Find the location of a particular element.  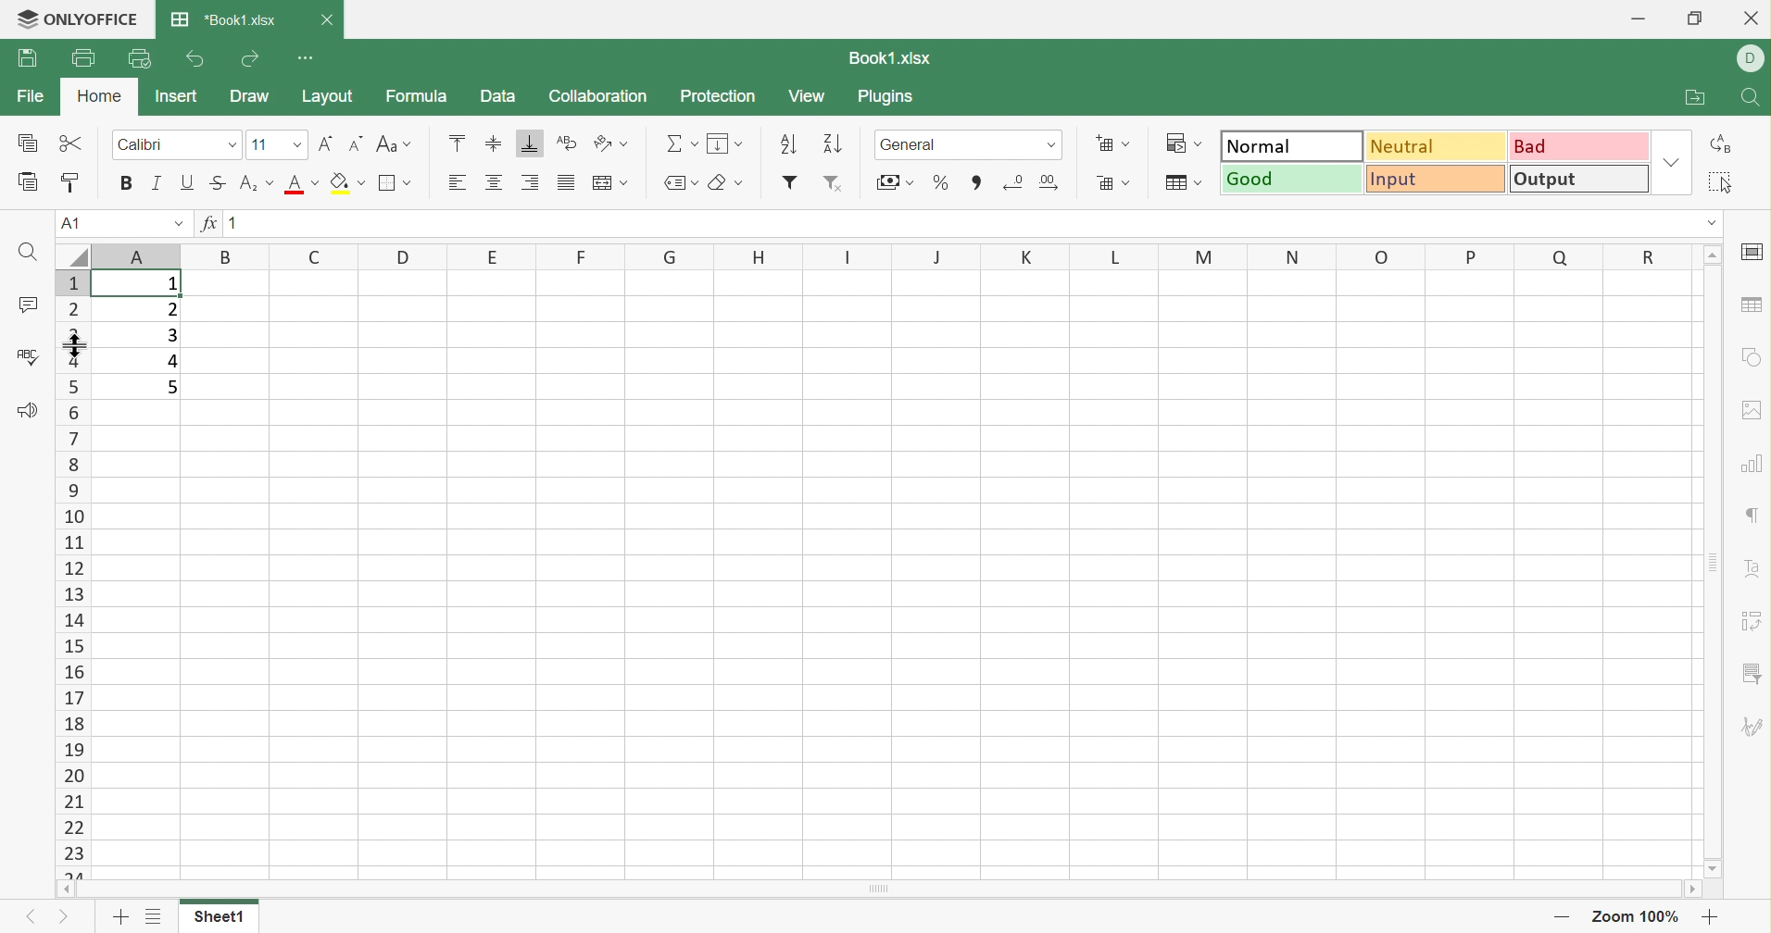

1 is located at coordinates (170, 283).